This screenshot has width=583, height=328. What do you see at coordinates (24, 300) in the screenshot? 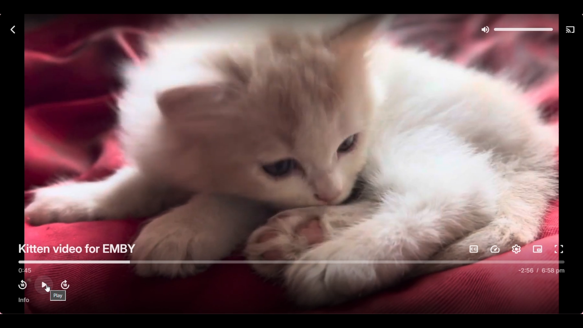
I see `info` at bounding box center [24, 300].